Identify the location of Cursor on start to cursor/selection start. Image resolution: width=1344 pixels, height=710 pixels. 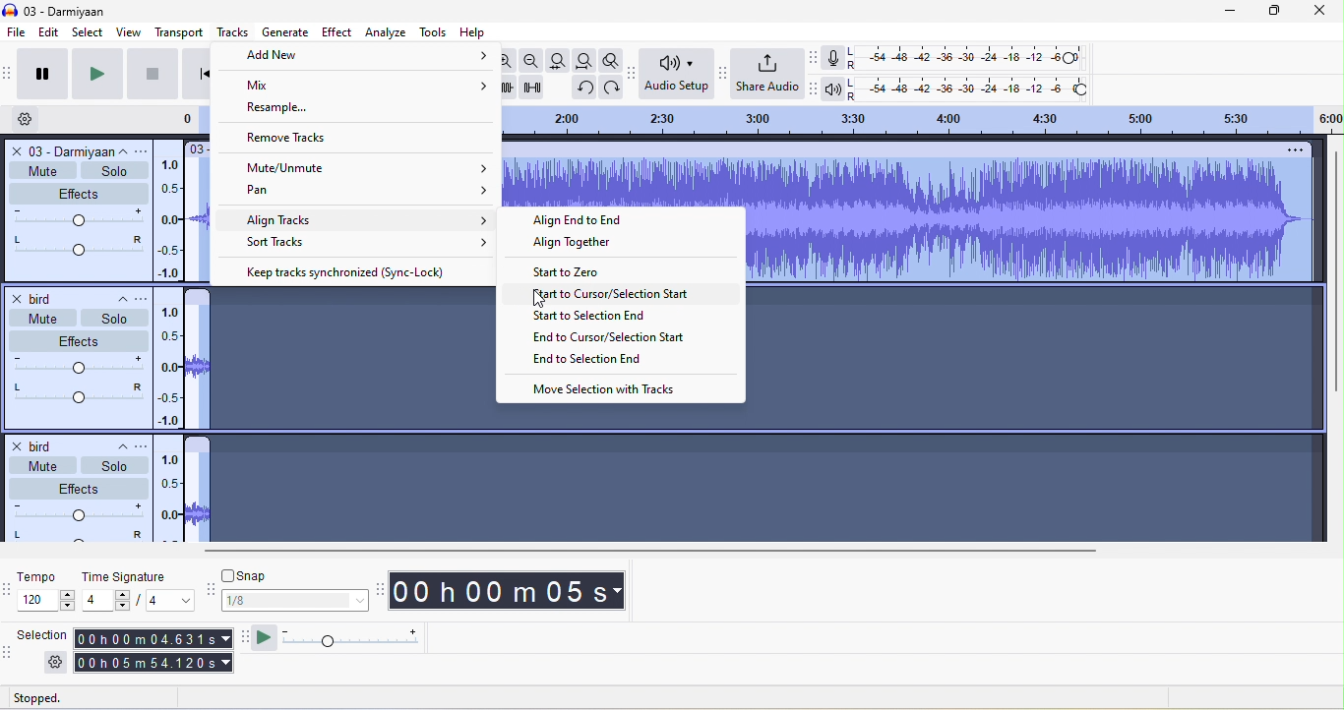
(622, 297).